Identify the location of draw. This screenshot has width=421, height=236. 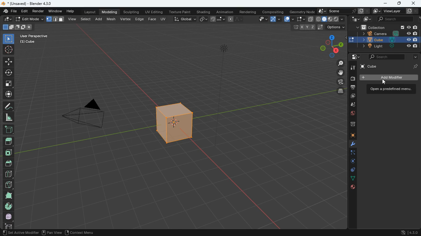
(8, 106).